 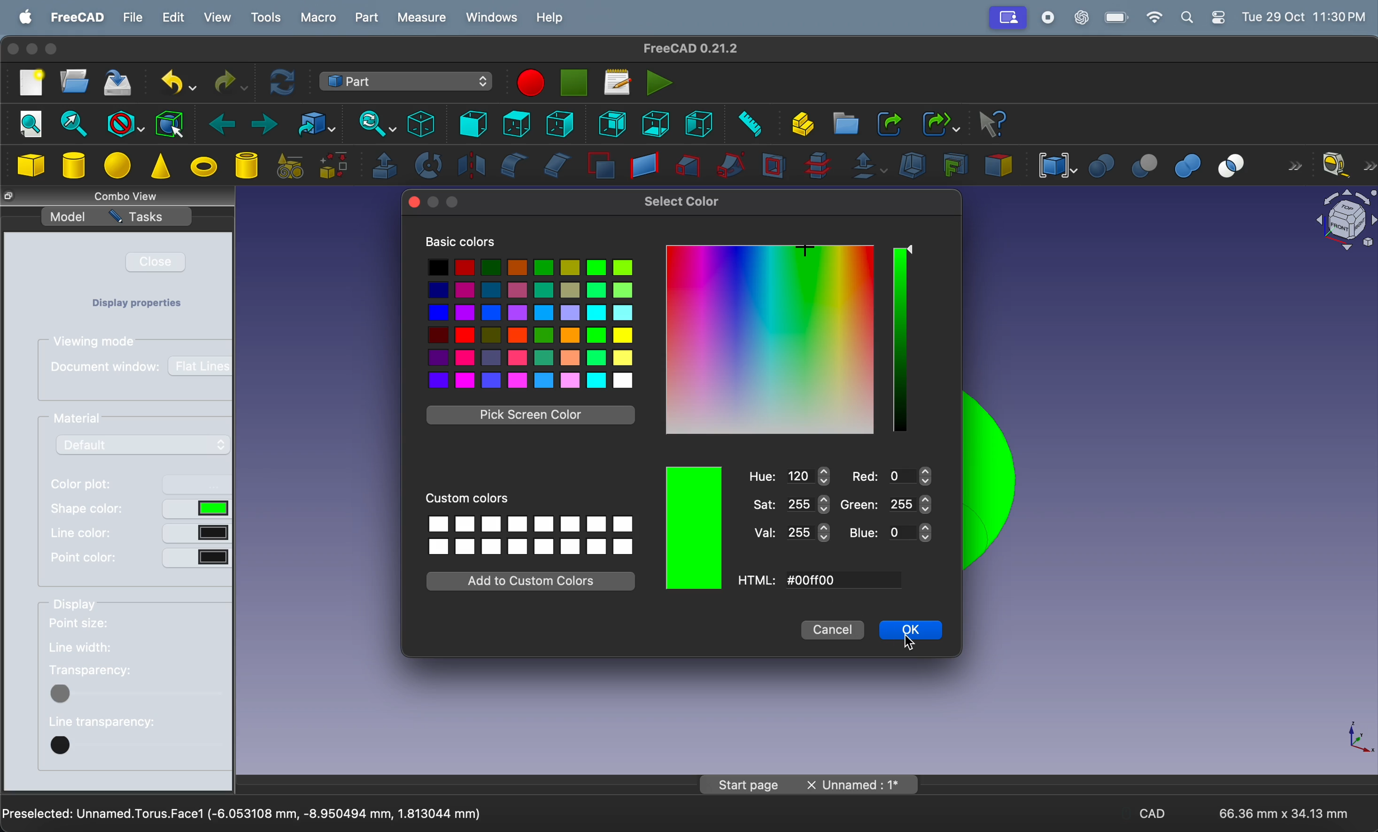 I want to click on Red, so click(x=891, y=476).